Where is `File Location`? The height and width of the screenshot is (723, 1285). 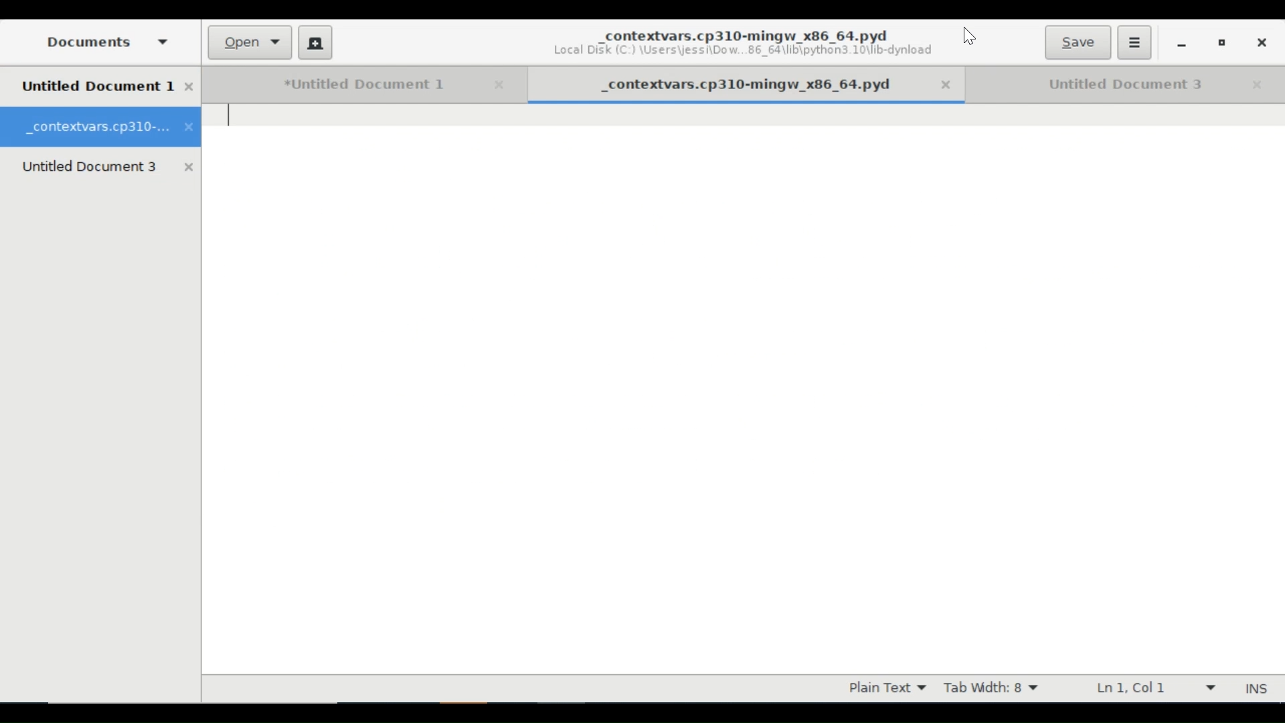 File Location is located at coordinates (748, 51).